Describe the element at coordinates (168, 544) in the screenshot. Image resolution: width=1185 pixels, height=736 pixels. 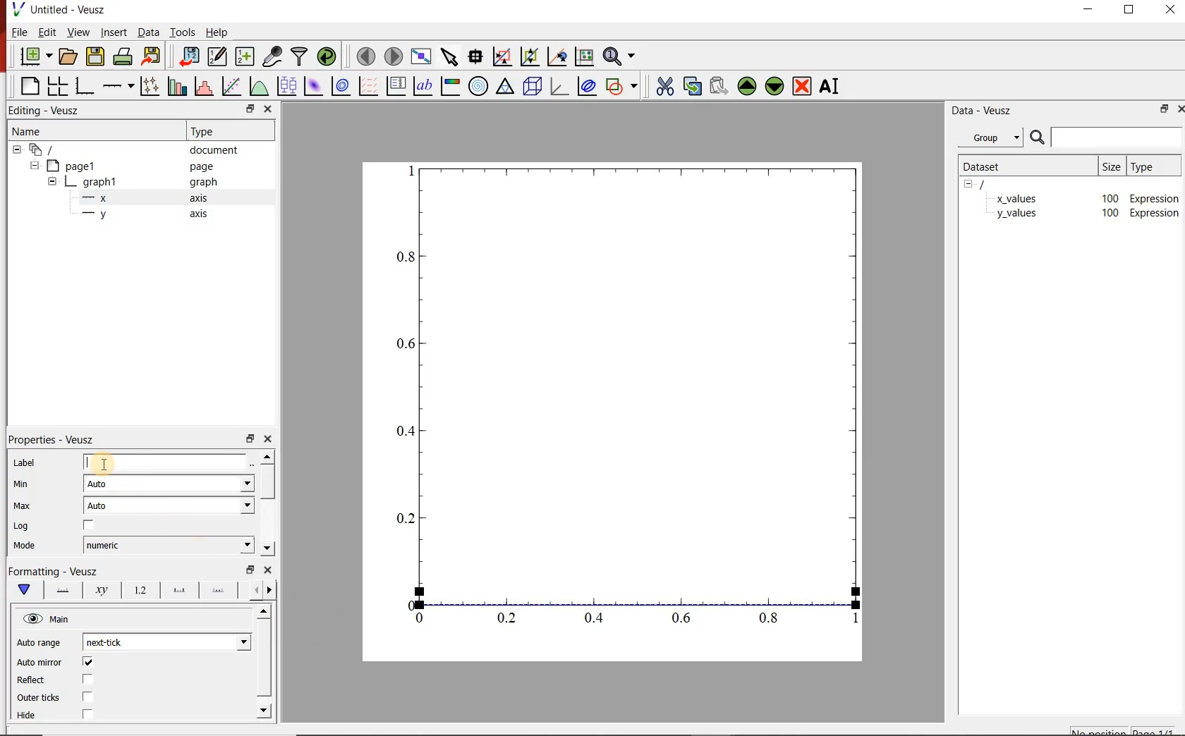
I see `numeric` at that location.